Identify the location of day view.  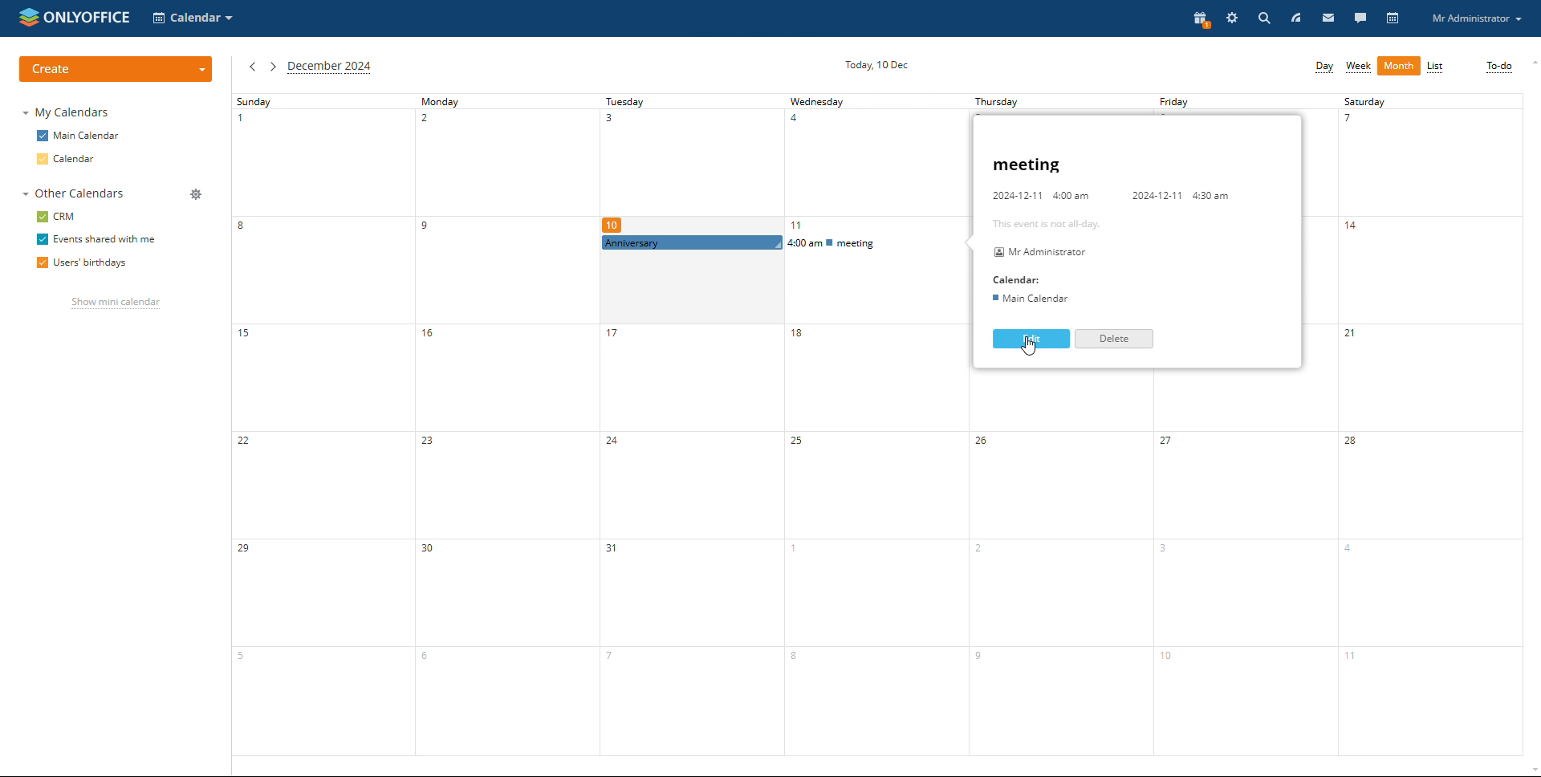
(1324, 67).